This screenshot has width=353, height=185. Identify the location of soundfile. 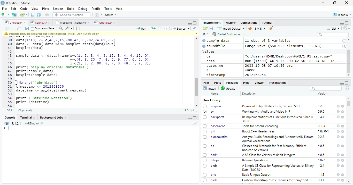
(214, 46).